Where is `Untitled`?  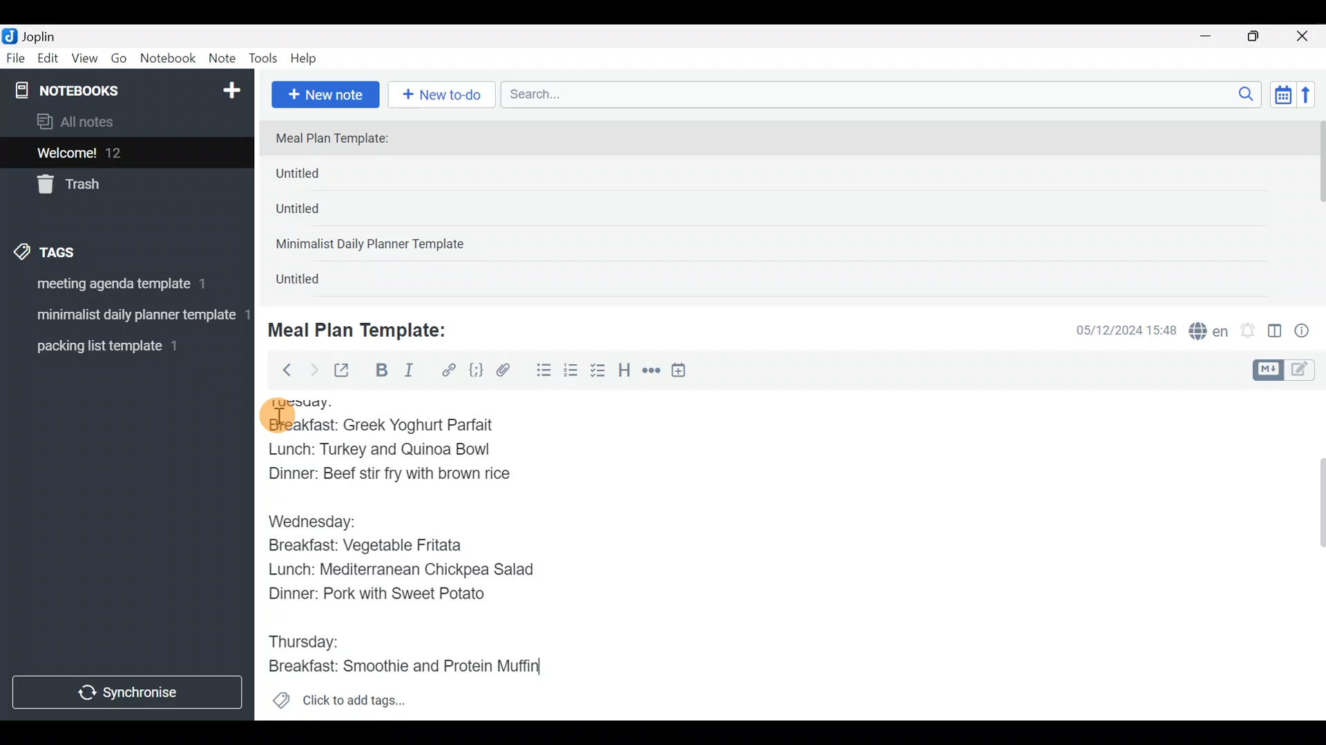
Untitled is located at coordinates (320, 177).